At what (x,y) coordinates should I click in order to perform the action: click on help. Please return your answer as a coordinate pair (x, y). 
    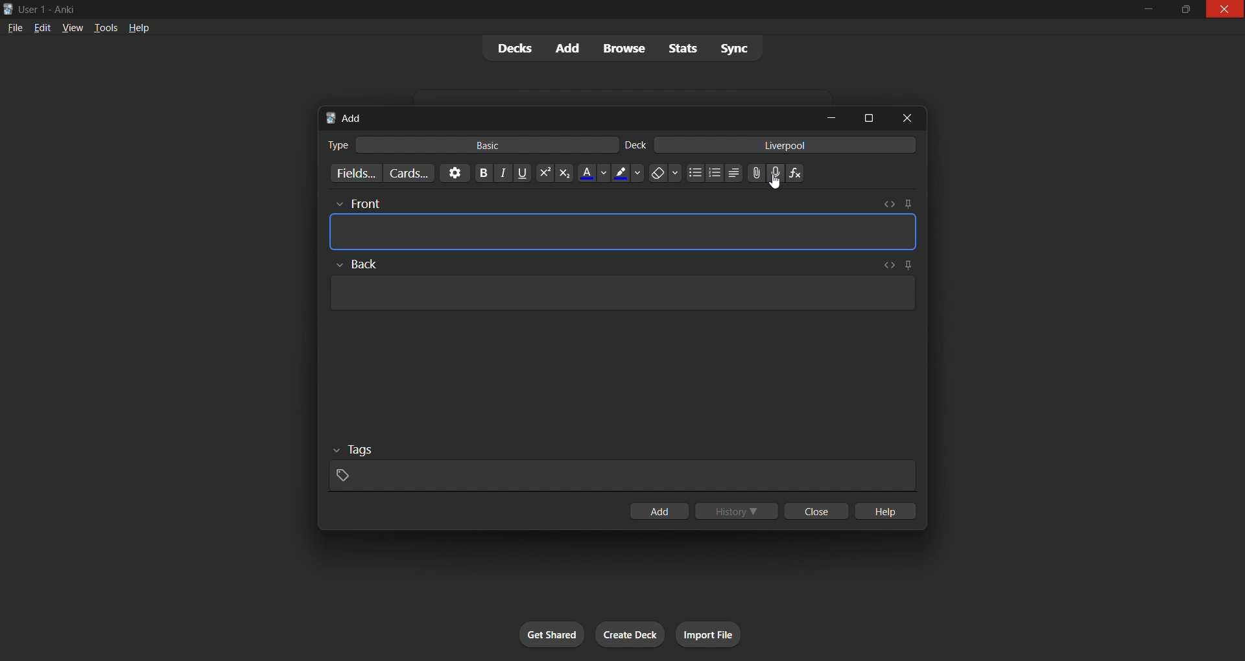
    Looking at the image, I should click on (137, 26).